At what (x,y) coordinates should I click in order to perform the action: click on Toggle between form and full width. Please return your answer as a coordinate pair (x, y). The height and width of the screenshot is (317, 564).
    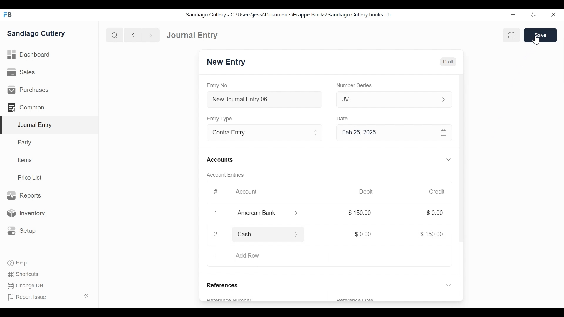
    Looking at the image, I should click on (511, 35).